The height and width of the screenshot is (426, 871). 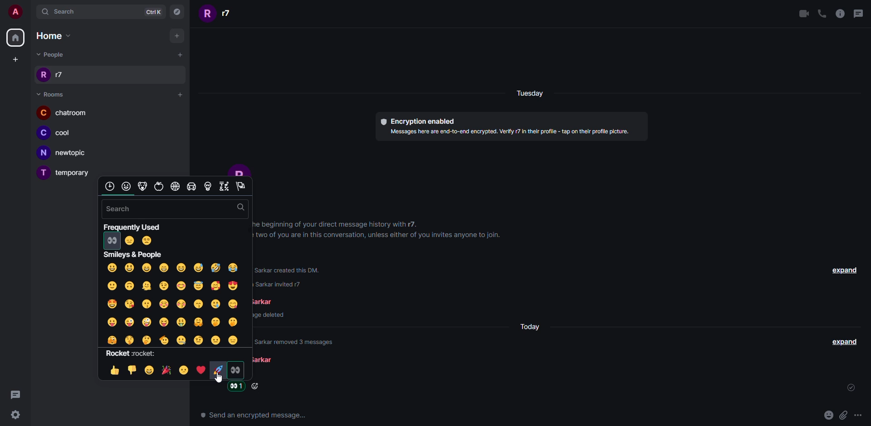 I want to click on emoji, so click(x=167, y=371).